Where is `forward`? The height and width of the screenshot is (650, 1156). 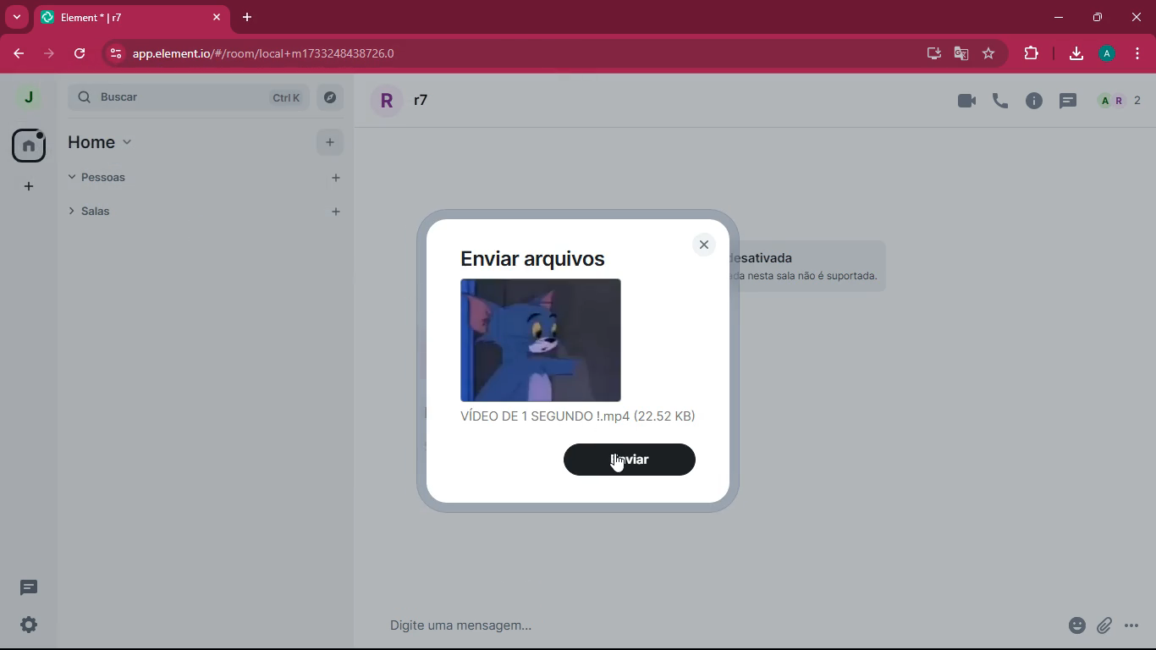
forward is located at coordinates (46, 54).